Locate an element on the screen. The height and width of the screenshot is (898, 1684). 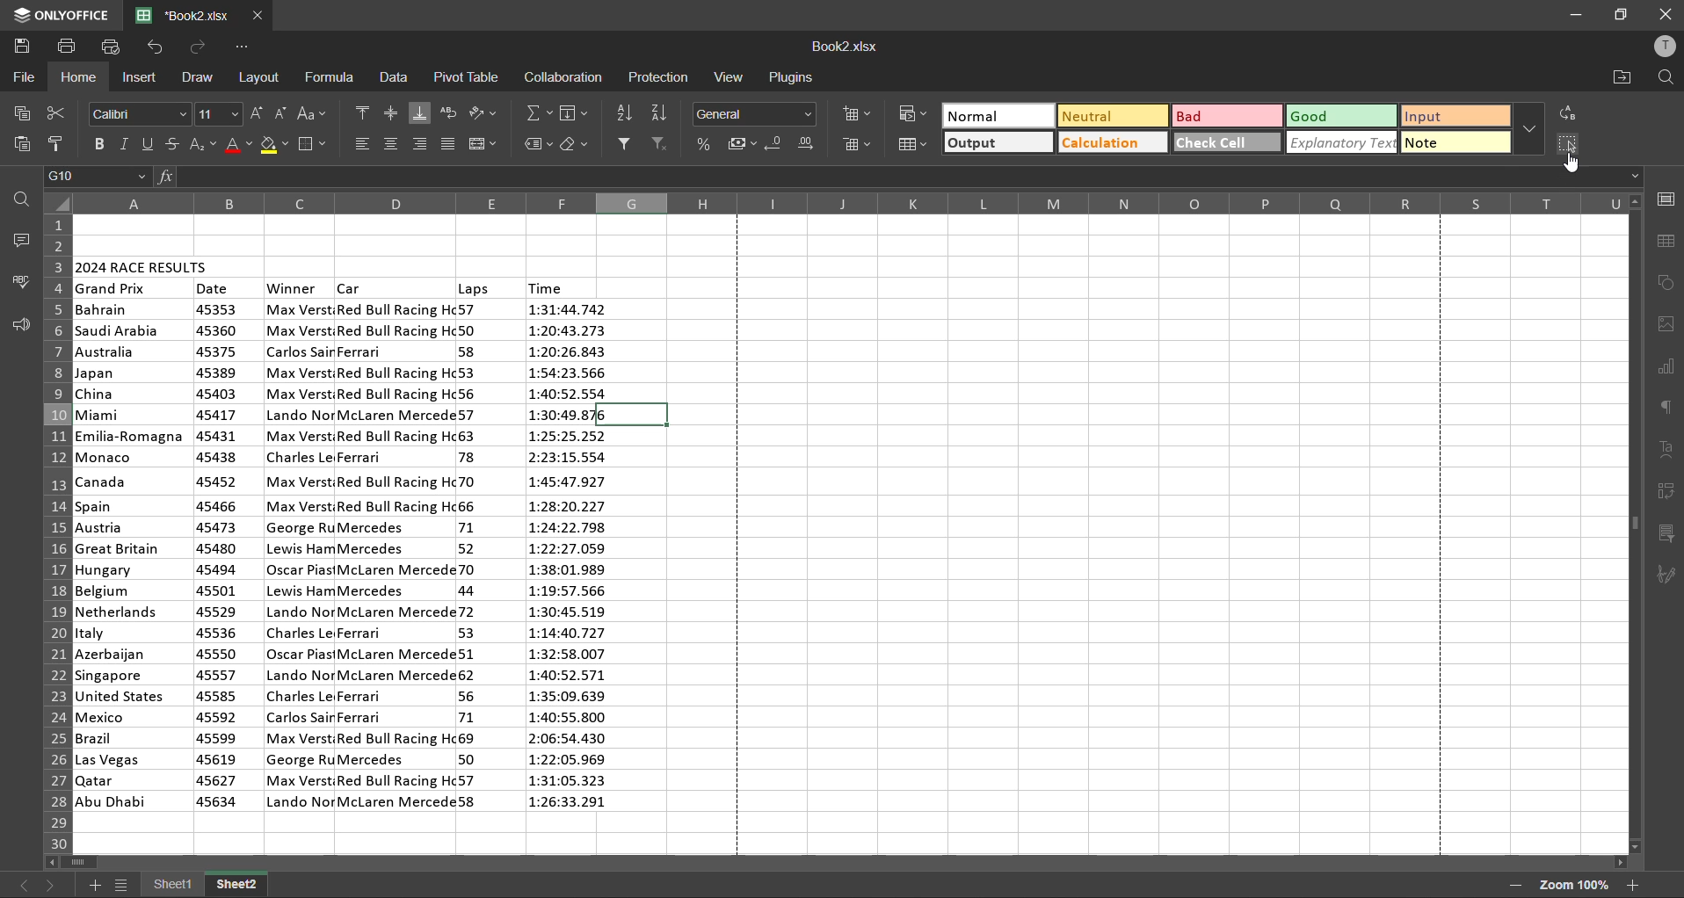
neutral is located at coordinates (1111, 117).